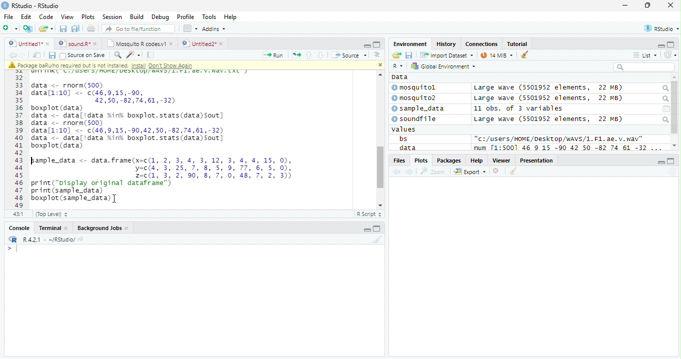 The image size is (681, 359). What do you see at coordinates (202, 44) in the screenshot?
I see `Untitled2` at bounding box center [202, 44].